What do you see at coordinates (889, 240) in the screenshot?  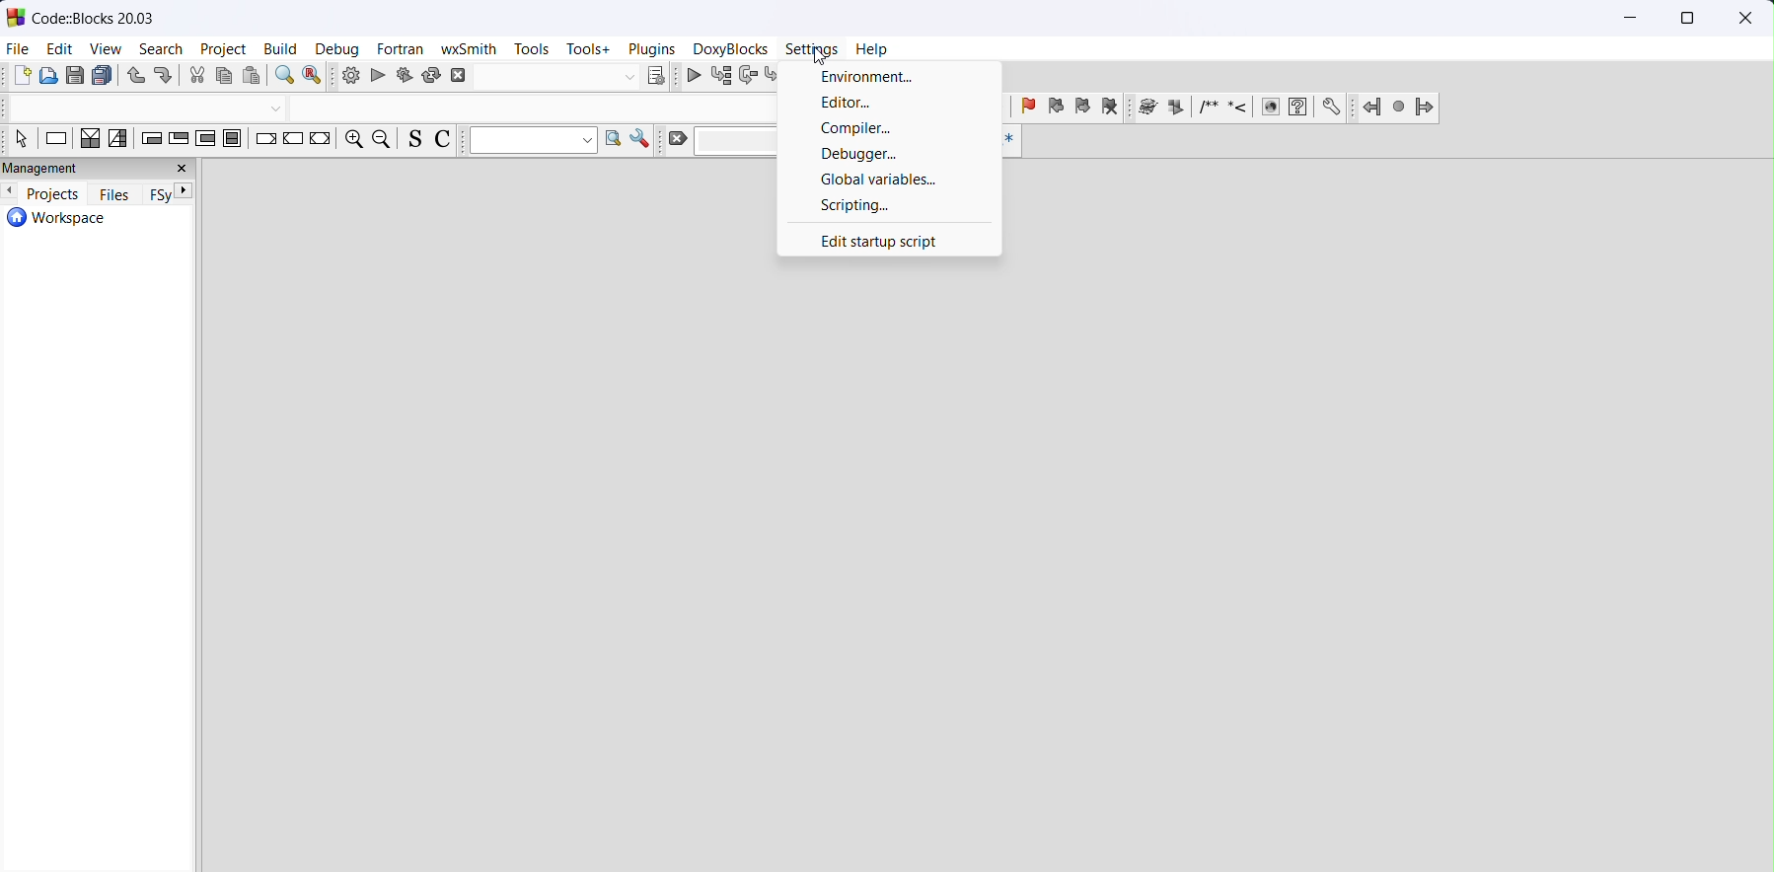 I see `edit startup script` at bounding box center [889, 240].